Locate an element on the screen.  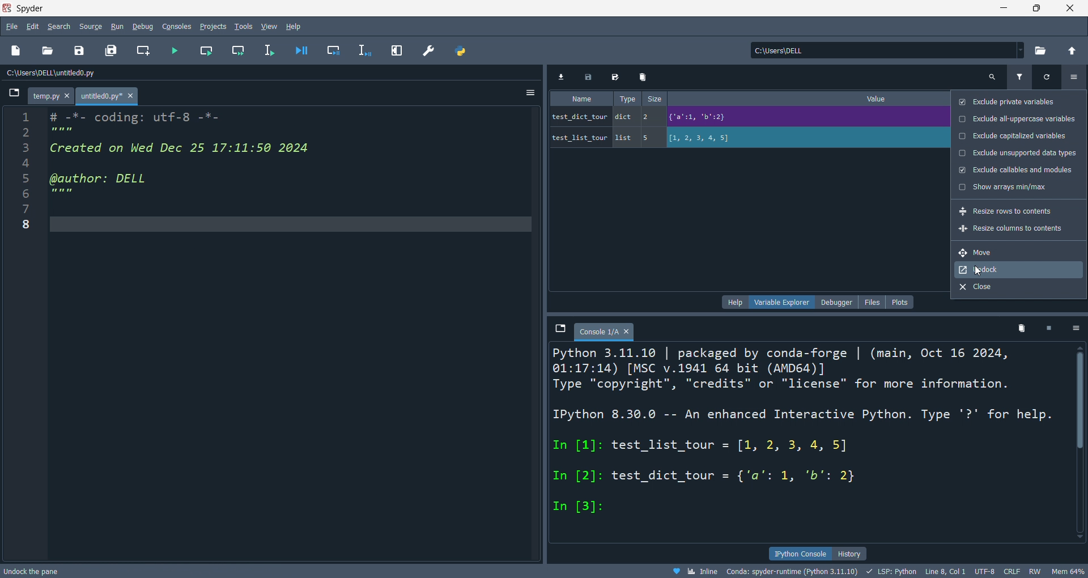
ipython console is located at coordinates (798, 552).